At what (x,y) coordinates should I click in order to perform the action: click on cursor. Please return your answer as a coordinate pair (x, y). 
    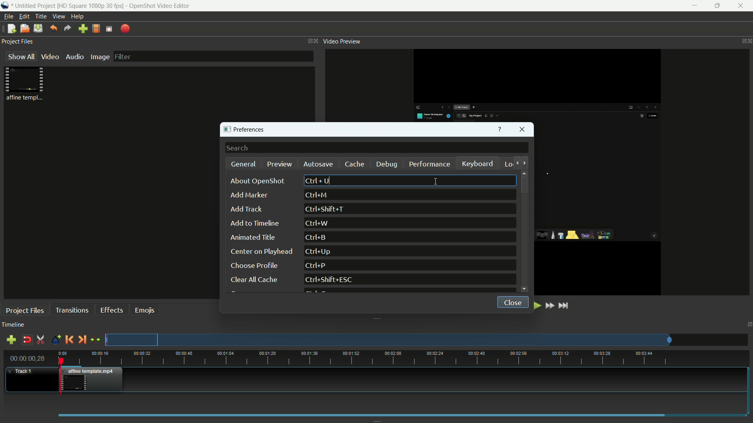
    Looking at the image, I should click on (433, 180).